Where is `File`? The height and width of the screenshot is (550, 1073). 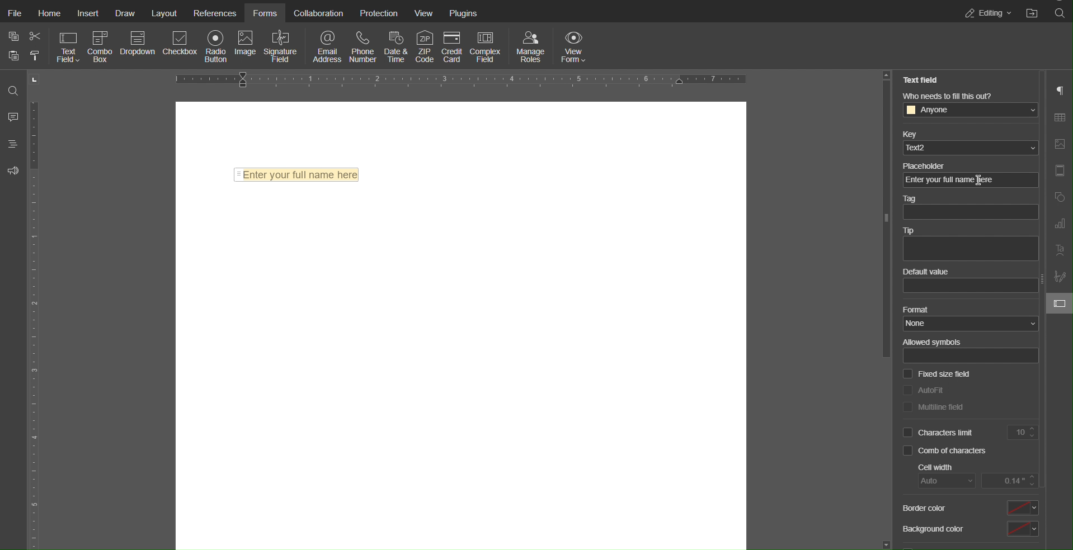
File is located at coordinates (14, 14).